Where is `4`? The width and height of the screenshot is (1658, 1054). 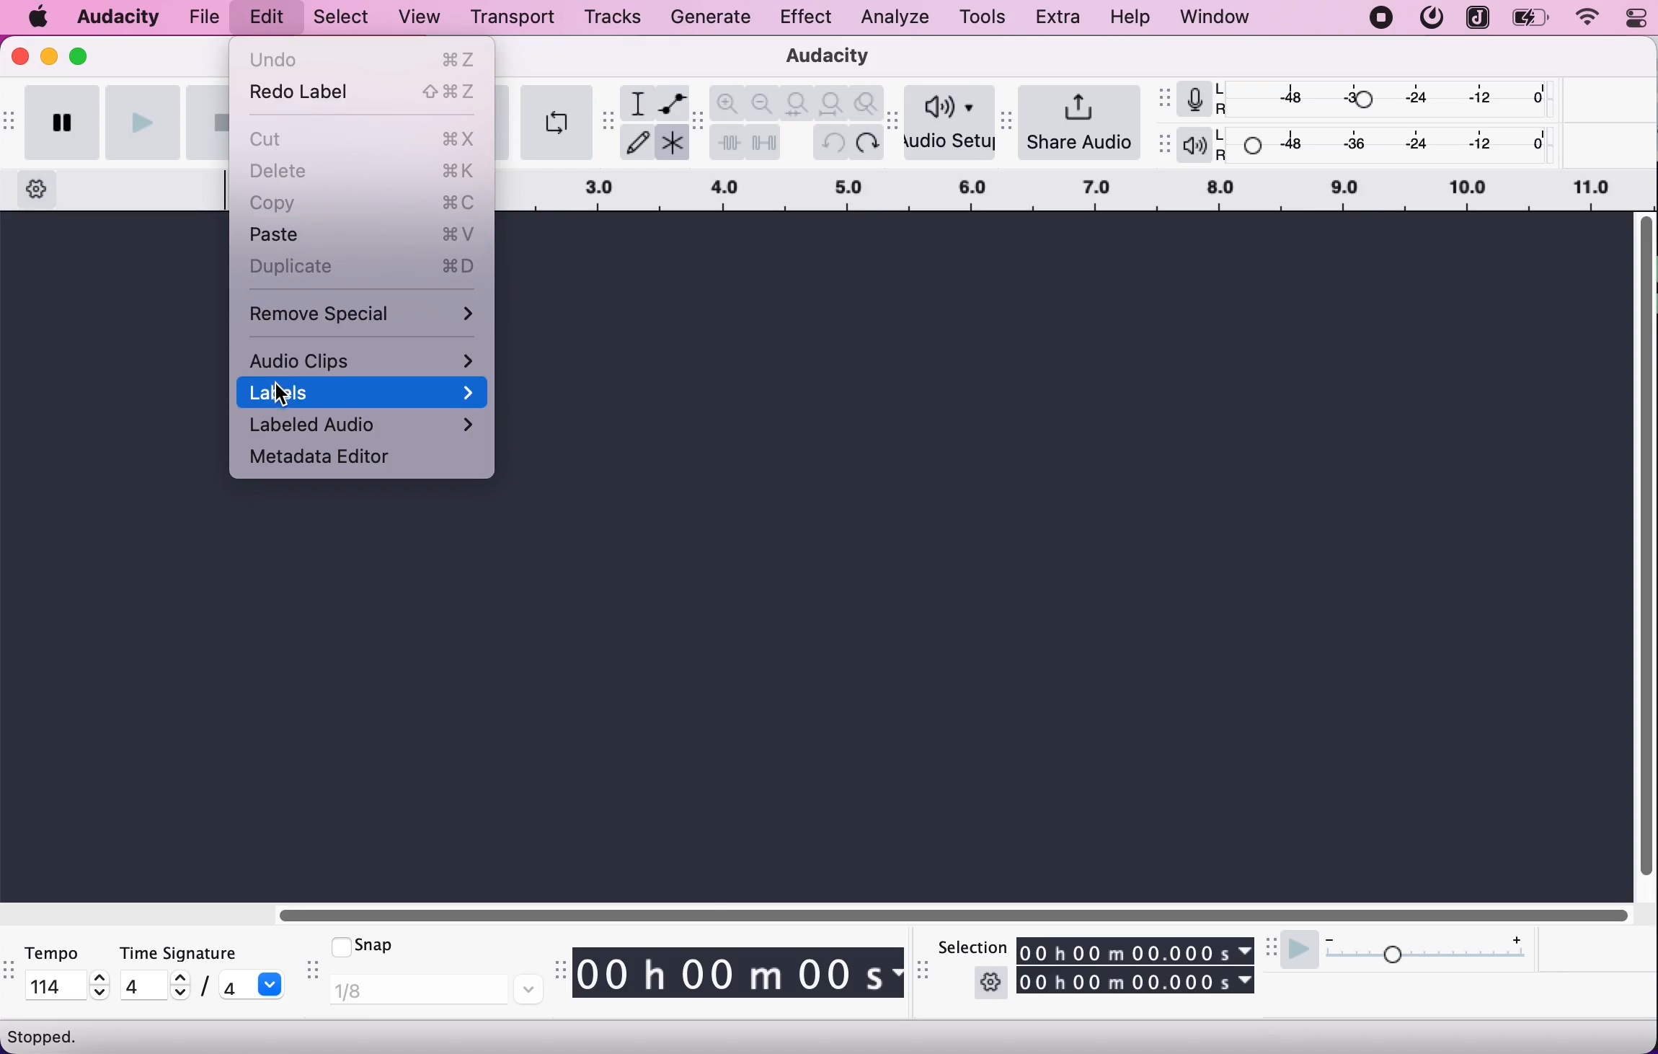
4 is located at coordinates (234, 986).